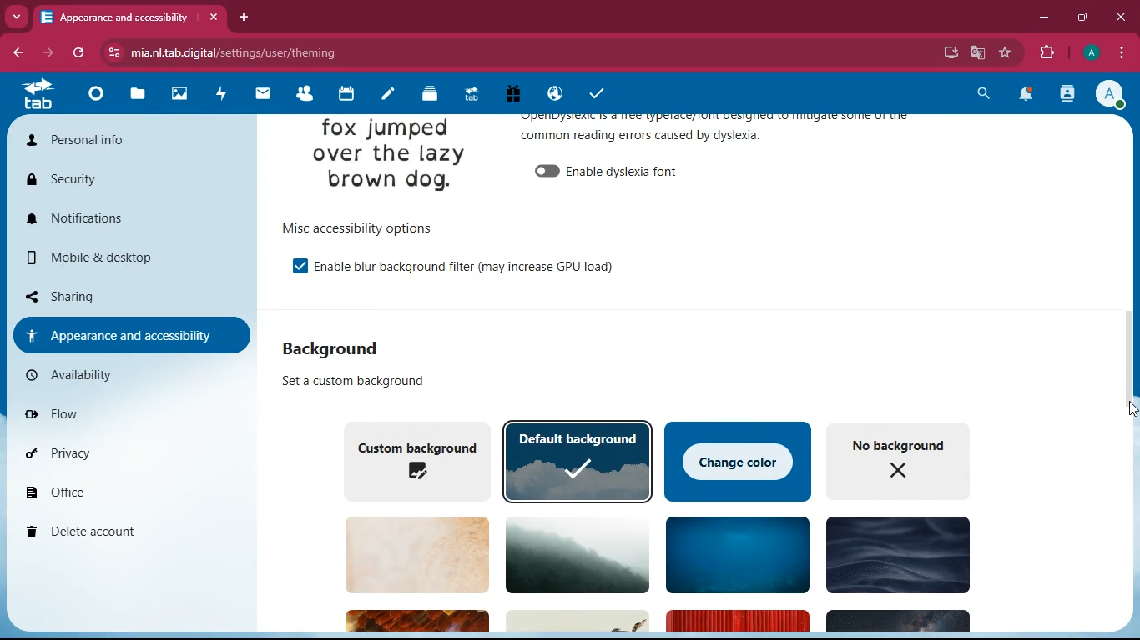 This screenshot has height=640, width=1140. Describe the element at coordinates (1043, 19) in the screenshot. I see `minimize` at that location.